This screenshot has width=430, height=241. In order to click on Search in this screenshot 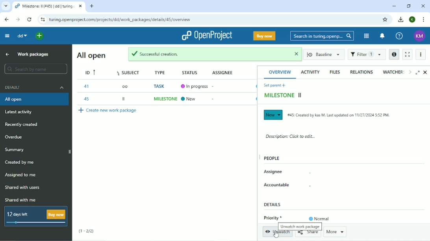, I will do `click(322, 37)`.